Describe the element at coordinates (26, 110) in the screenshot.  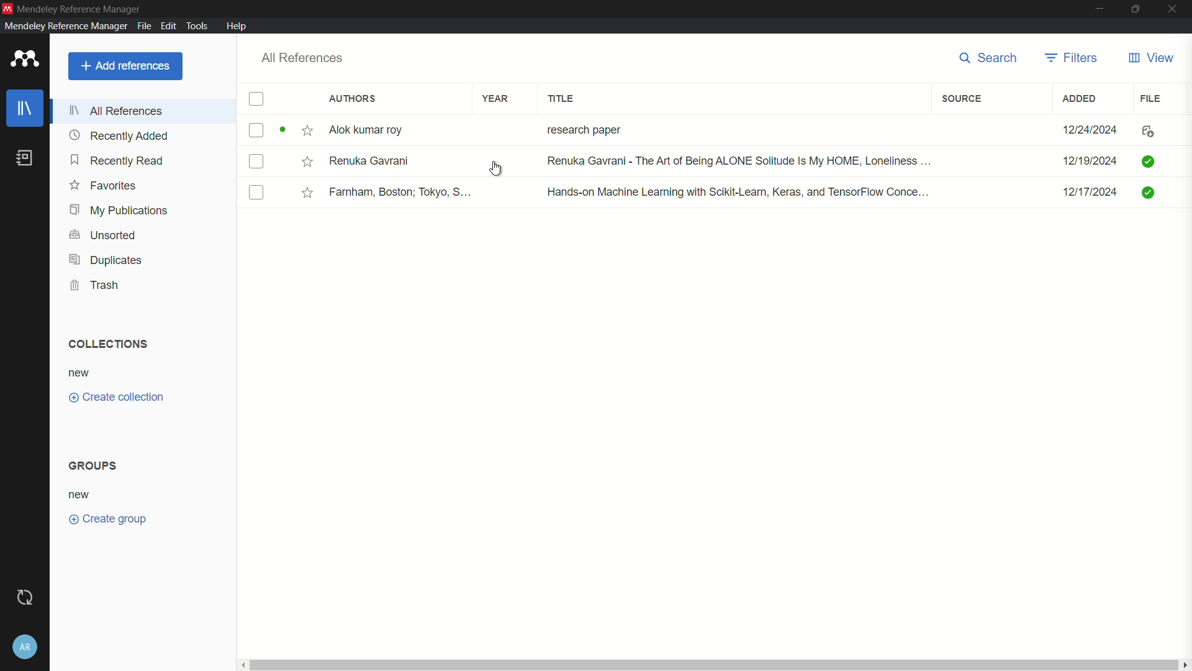
I see `library` at that location.